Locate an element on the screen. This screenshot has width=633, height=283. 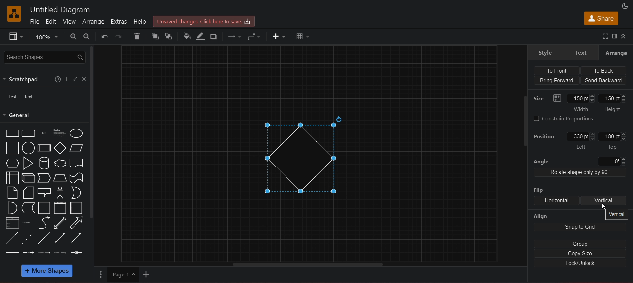
send backward is located at coordinates (604, 80).